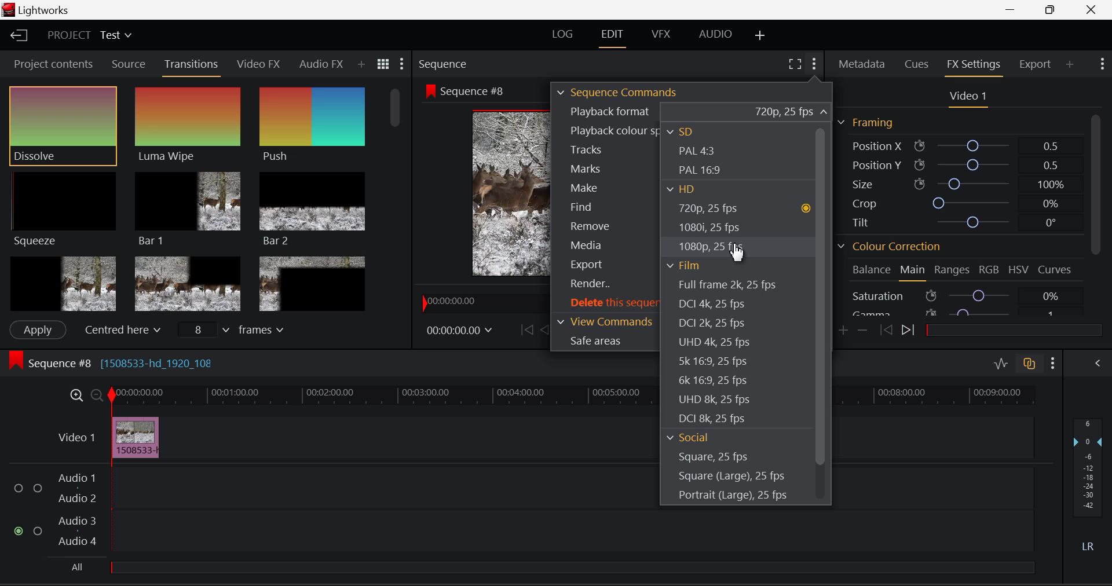 The width and height of the screenshot is (1112, 586). Describe the element at coordinates (712, 345) in the screenshot. I see `UHD 4k` at that location.